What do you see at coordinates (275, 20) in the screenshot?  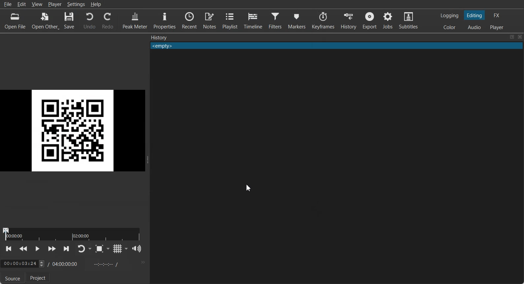 I see `Filters` at bounding box center [275, 20].